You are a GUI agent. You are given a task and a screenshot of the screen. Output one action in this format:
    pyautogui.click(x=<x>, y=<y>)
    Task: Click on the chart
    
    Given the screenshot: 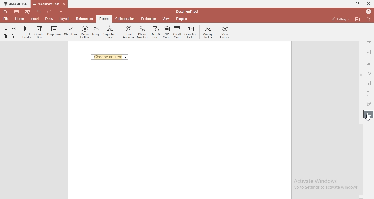 What is the action you would take?
    pyautogui.click(x=369, y=84)
    